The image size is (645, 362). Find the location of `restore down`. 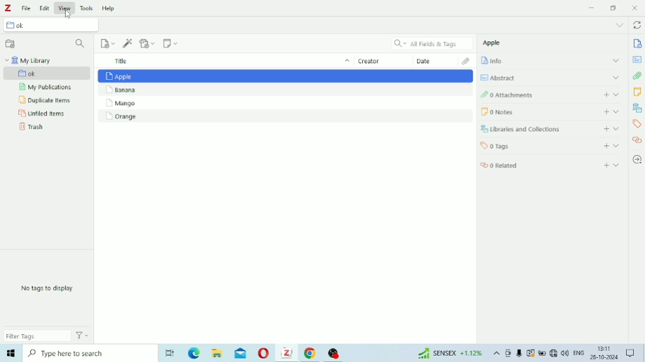

restore down is located at coordinates (614, 8).